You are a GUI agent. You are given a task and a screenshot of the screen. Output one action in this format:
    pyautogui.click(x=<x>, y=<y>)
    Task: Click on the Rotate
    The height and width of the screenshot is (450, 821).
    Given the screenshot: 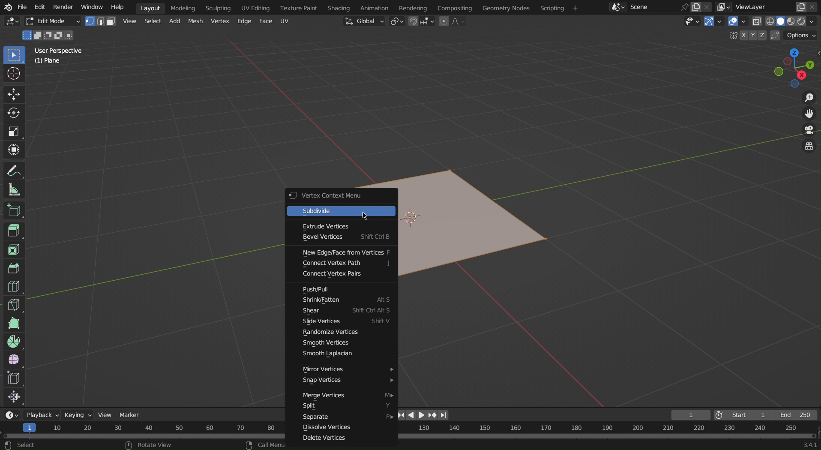 What is the action you would take?
    pyautogui.click(x=15, y=112)
    